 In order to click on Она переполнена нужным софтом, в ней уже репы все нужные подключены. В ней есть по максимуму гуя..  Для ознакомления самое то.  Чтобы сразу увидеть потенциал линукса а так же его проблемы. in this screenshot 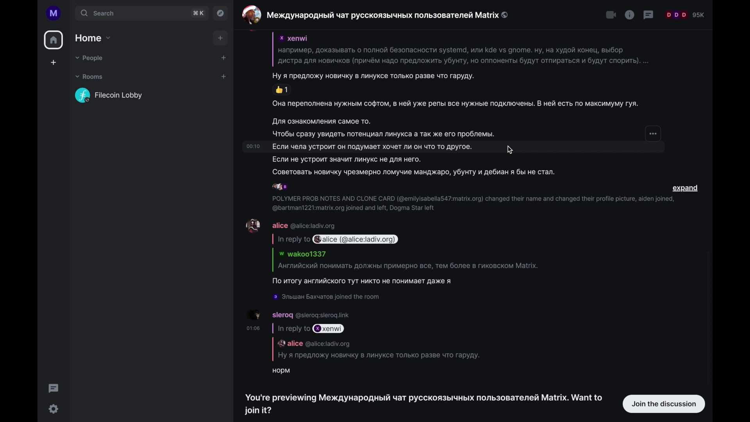, I will do `click(416, 159)`.